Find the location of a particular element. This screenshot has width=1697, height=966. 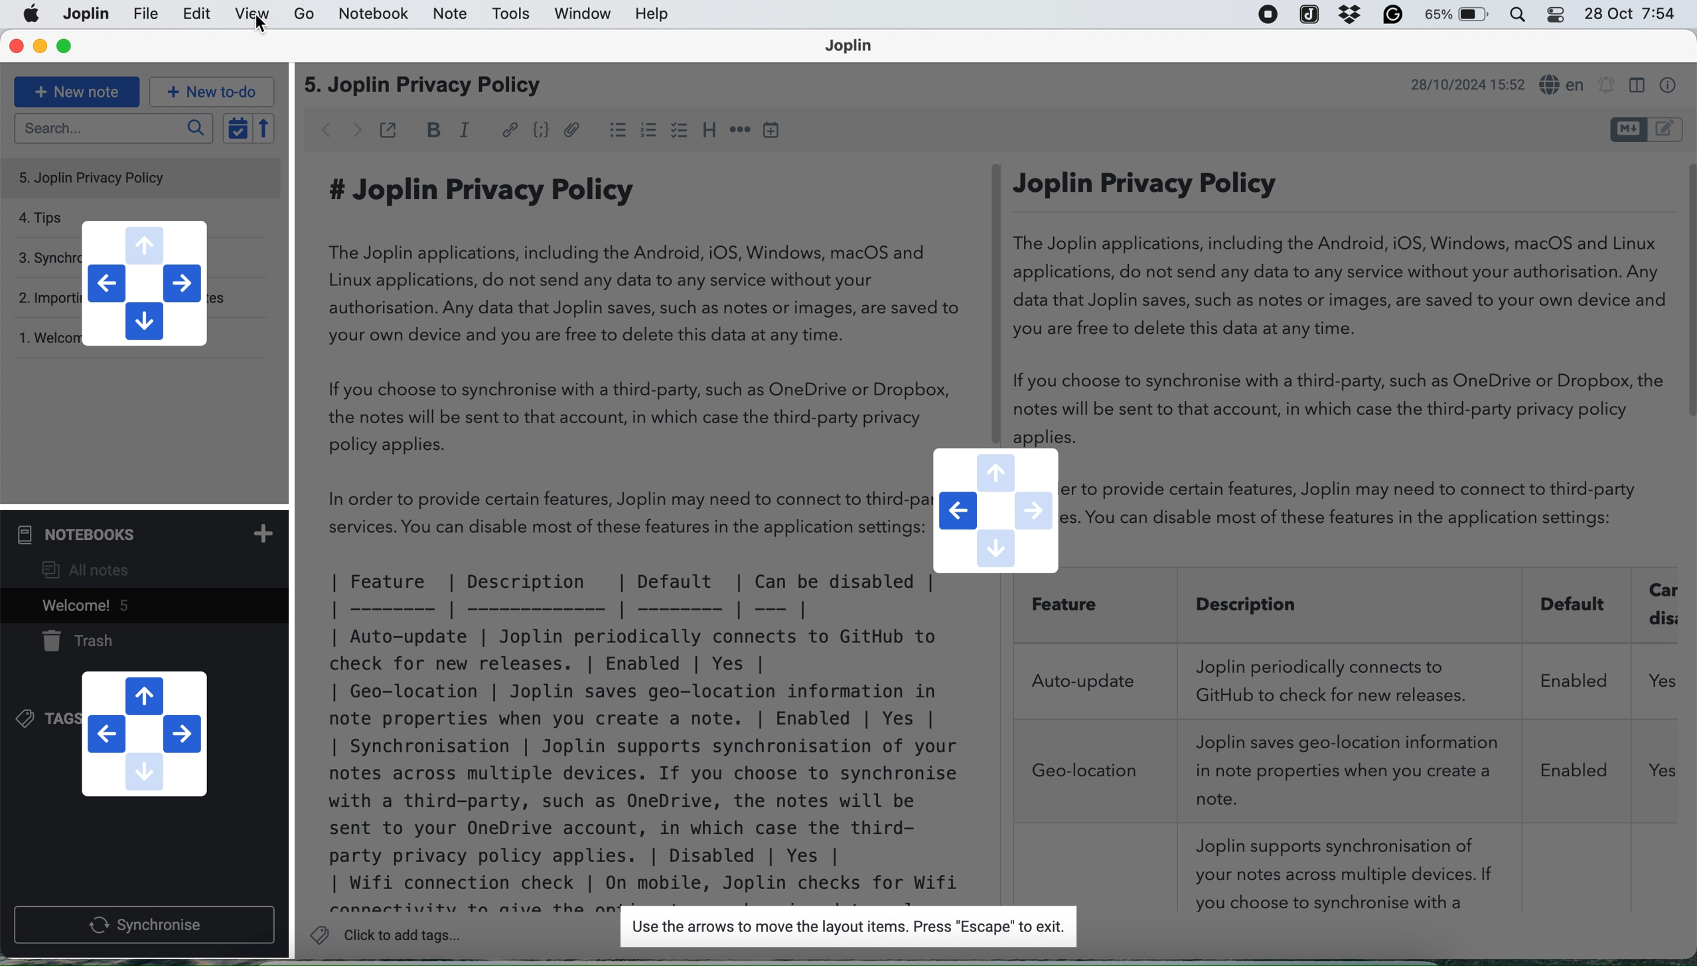

view is located at coordinates (252, 15).